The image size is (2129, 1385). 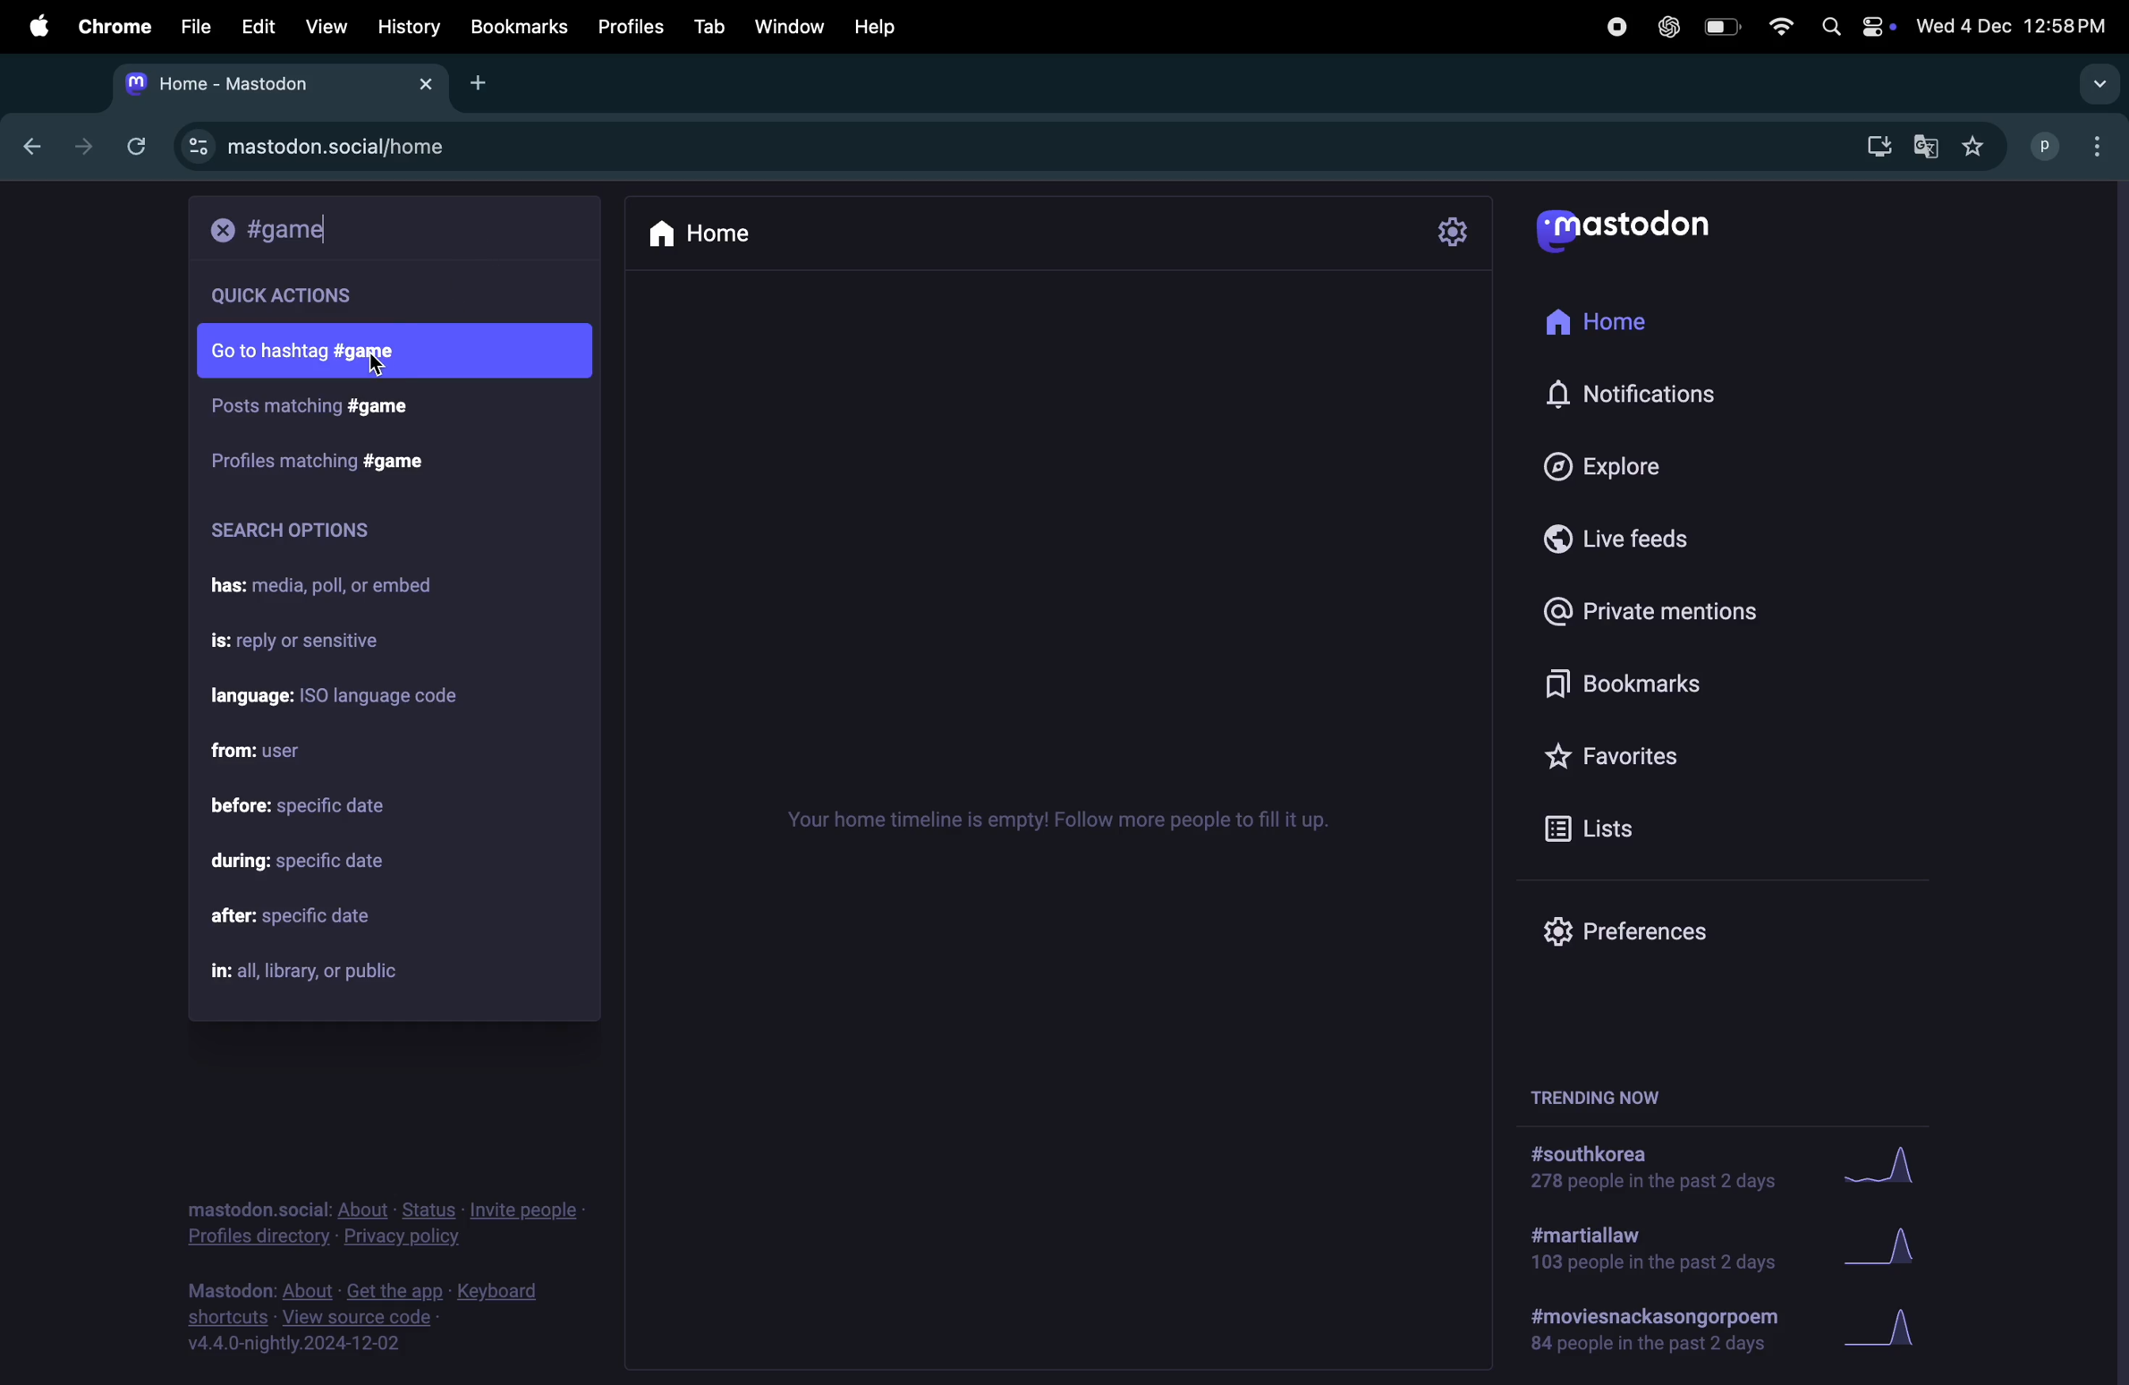 What do you see at coordinates (284, 83) in the screenshot?
I see `mastodon tab` at bounding box center [284, 83].